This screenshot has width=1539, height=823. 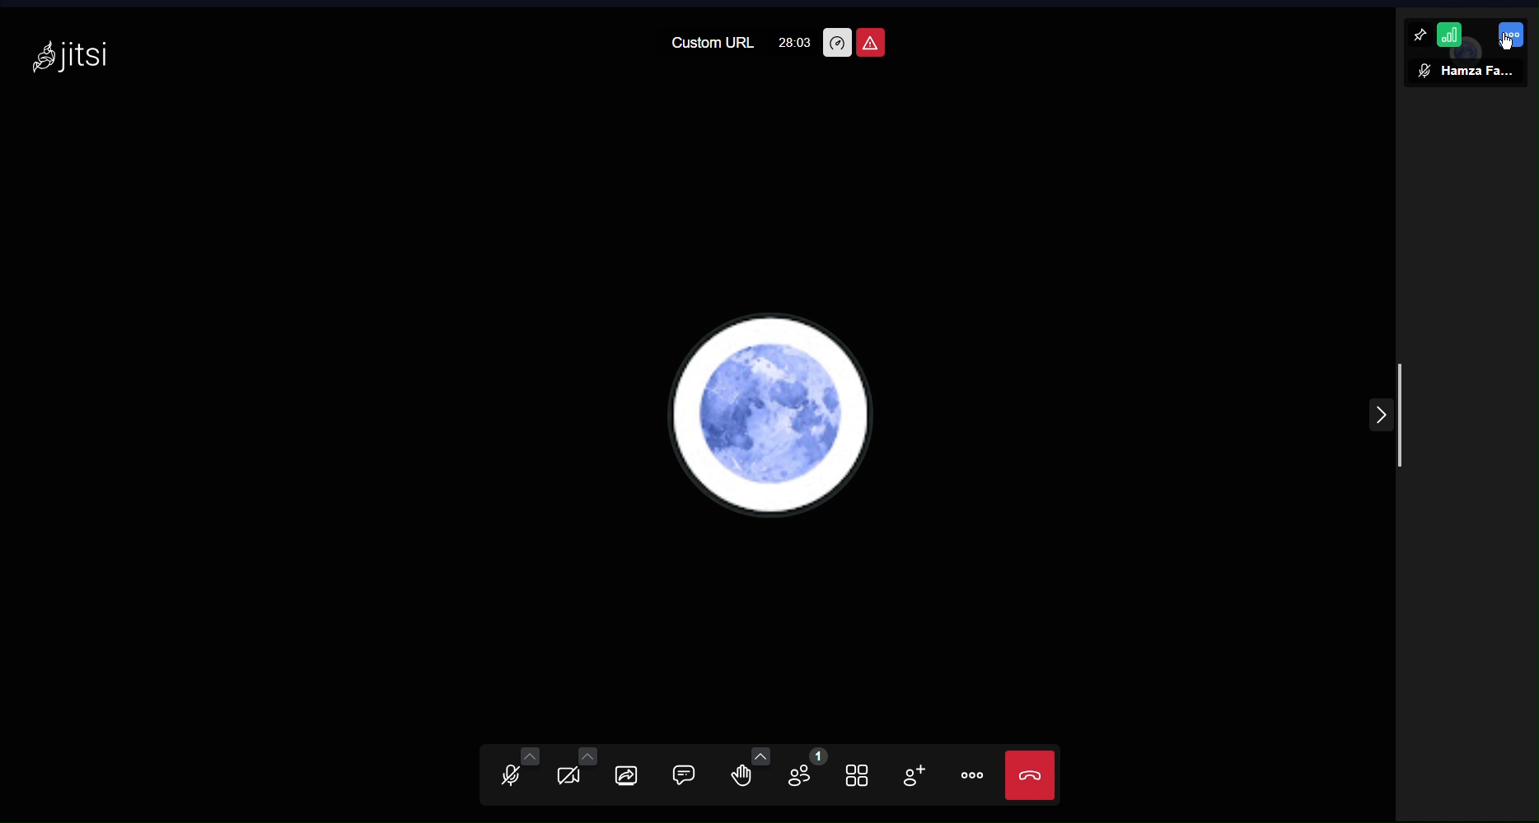 What do you see at coordinates (711, 44) in the screenshot?
I see `Custom URL` at bounding box center [711, 44].